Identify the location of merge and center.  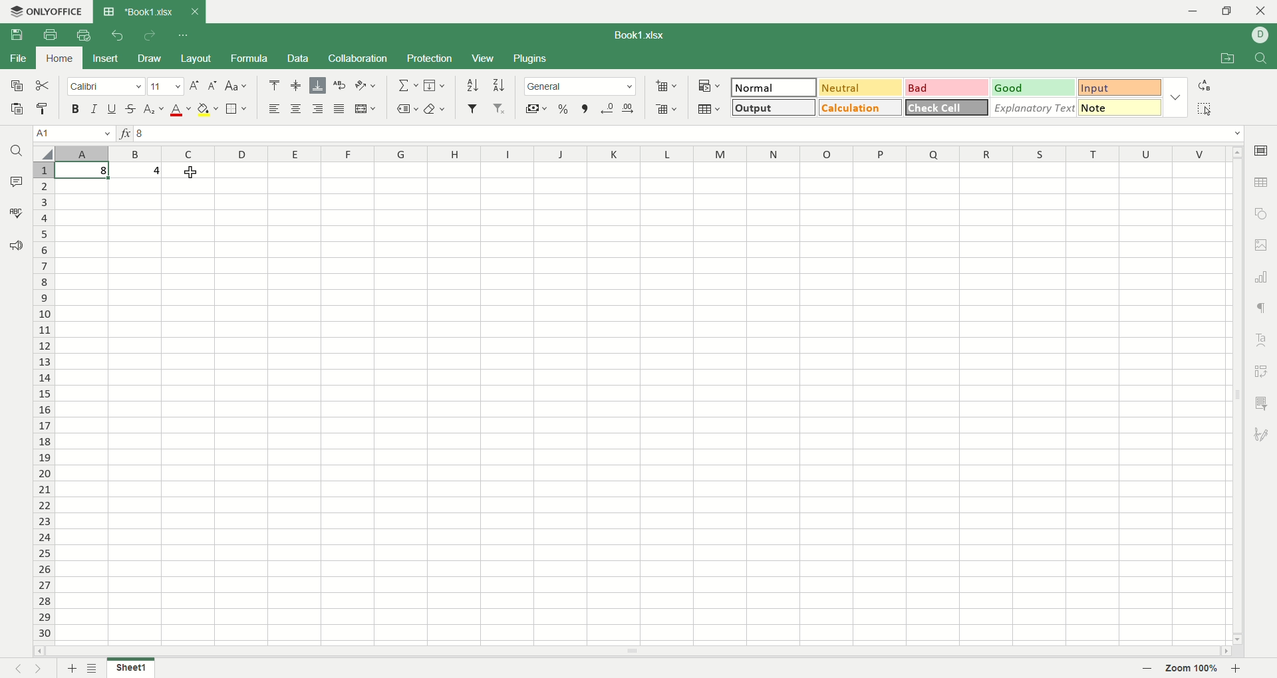
(366, 109).